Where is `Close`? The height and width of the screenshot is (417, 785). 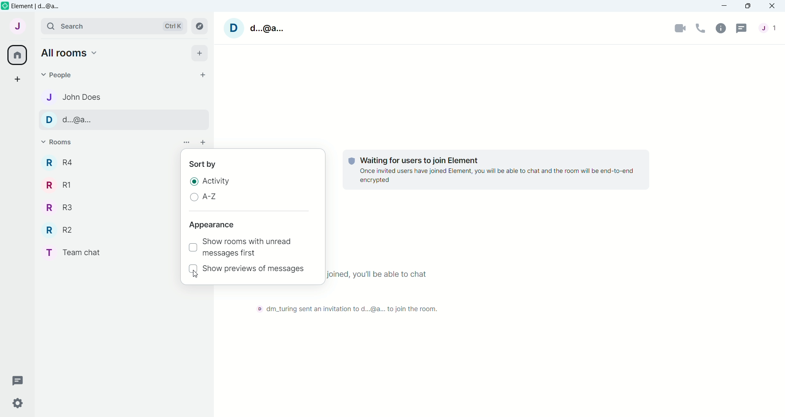
Close is located at coordinates (773, 6).